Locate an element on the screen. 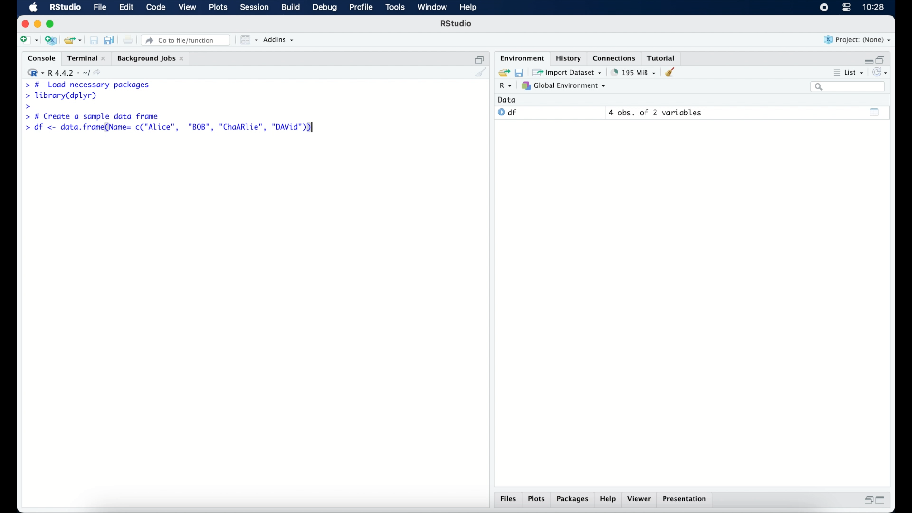 This screenshot has height=513, width=912. save is located at coordinates (519, 72).